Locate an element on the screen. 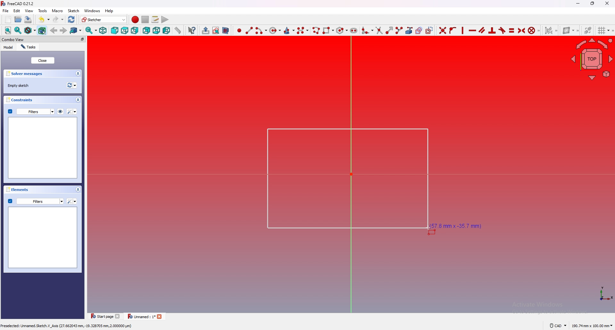 The height and width of the screenshot is (330, 615). tools is located at coordinates (43, 11).